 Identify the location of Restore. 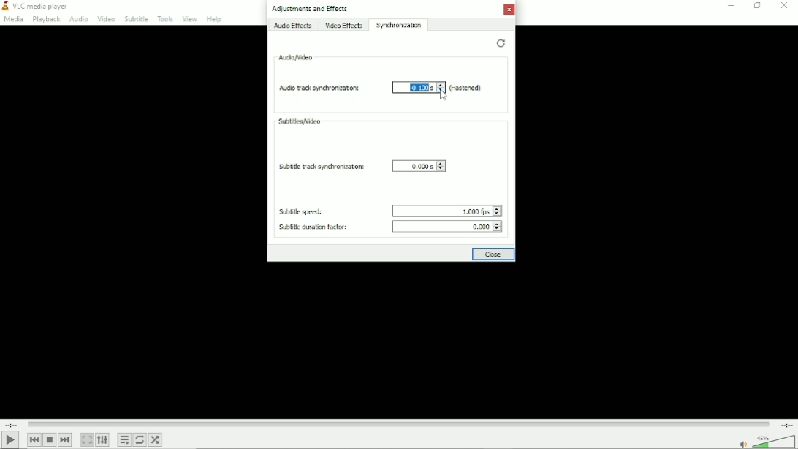
(501, 43).